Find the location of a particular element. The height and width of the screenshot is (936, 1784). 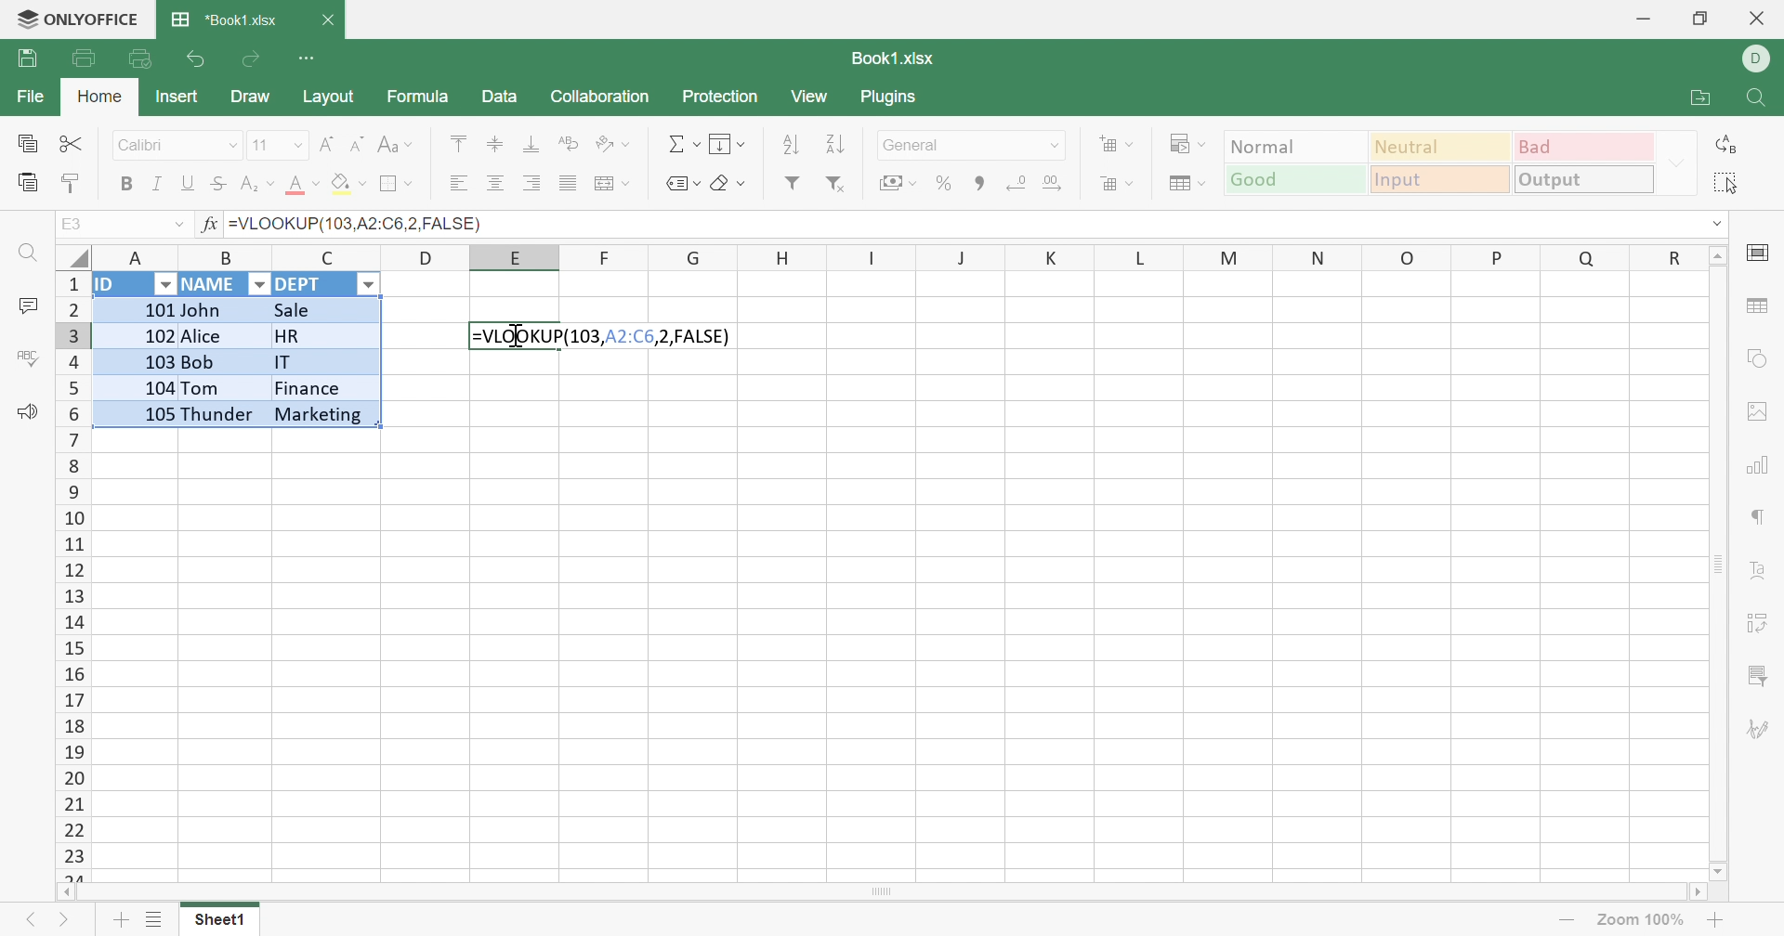

Output is located at coordinates (1581, 180).